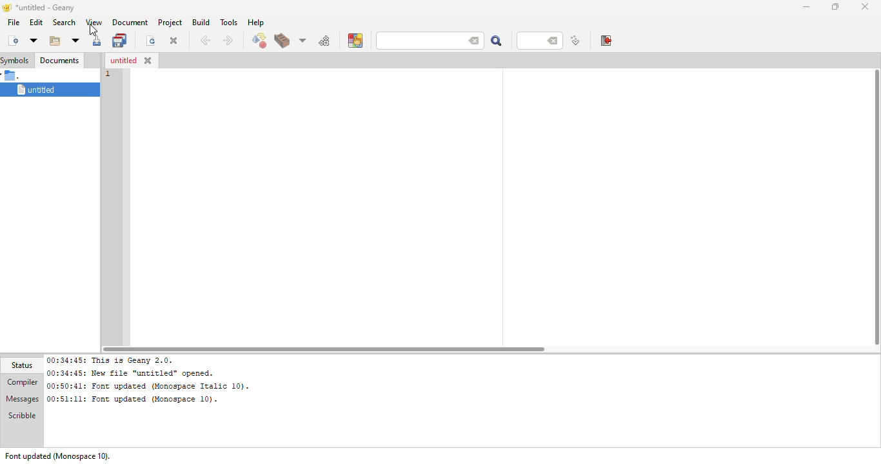 The image size is (881, 464). Describe the element at coordinates (121, 39) in the screenshot. I see `save all` at that location.